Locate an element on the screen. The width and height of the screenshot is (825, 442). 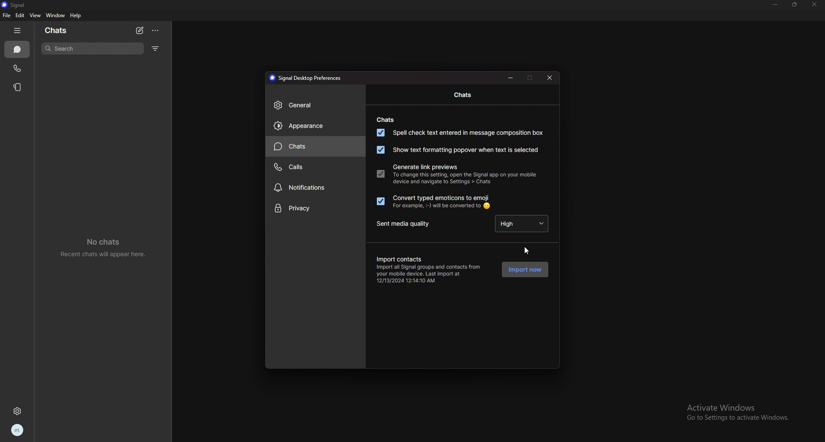
recent chats will appear here is located at coordinates (104, 246).